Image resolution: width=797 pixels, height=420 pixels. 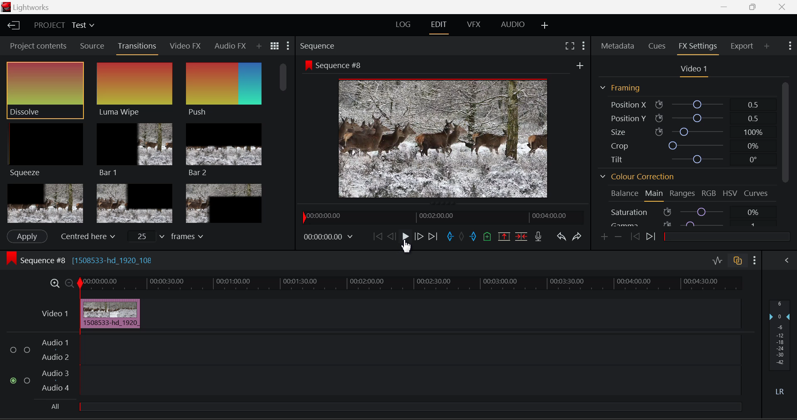 I want to click on Apply, so click(x=27, y=237).